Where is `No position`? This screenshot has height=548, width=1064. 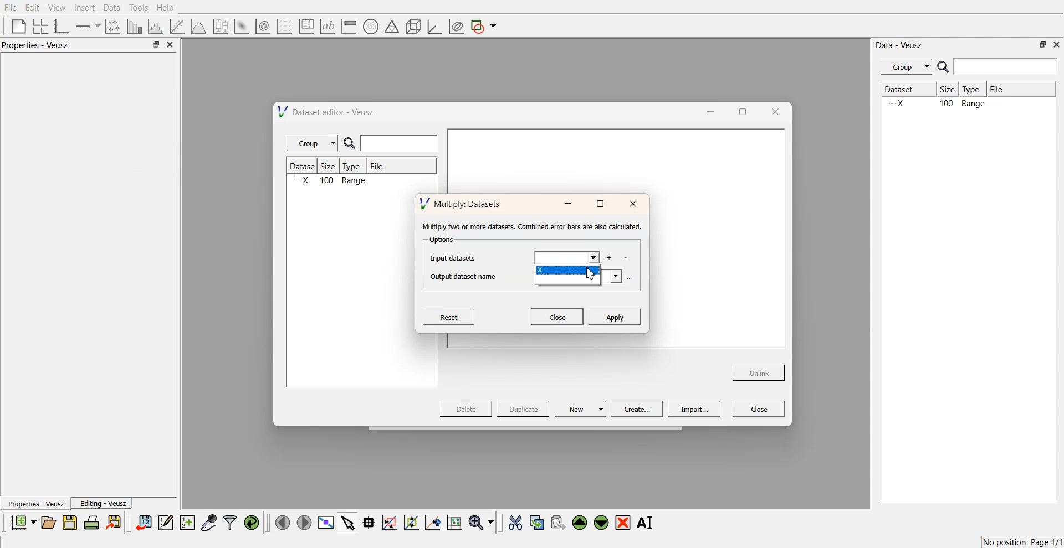 No position is located at coordinates (1006, 541).